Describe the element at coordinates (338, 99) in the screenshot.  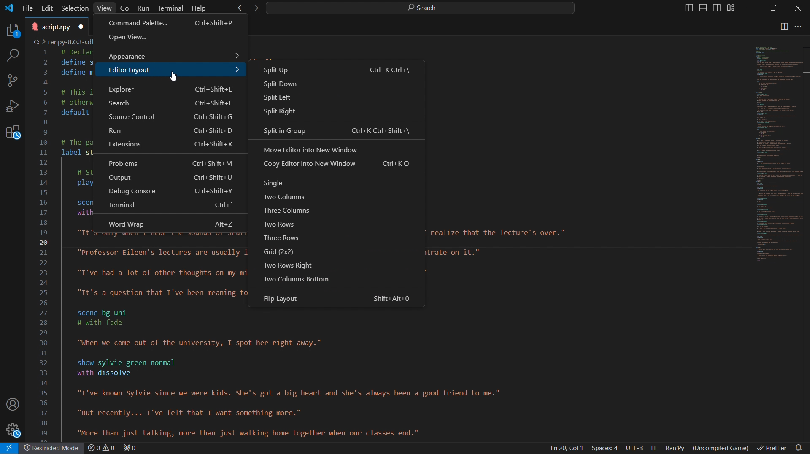
I see `Split Left` at that location.